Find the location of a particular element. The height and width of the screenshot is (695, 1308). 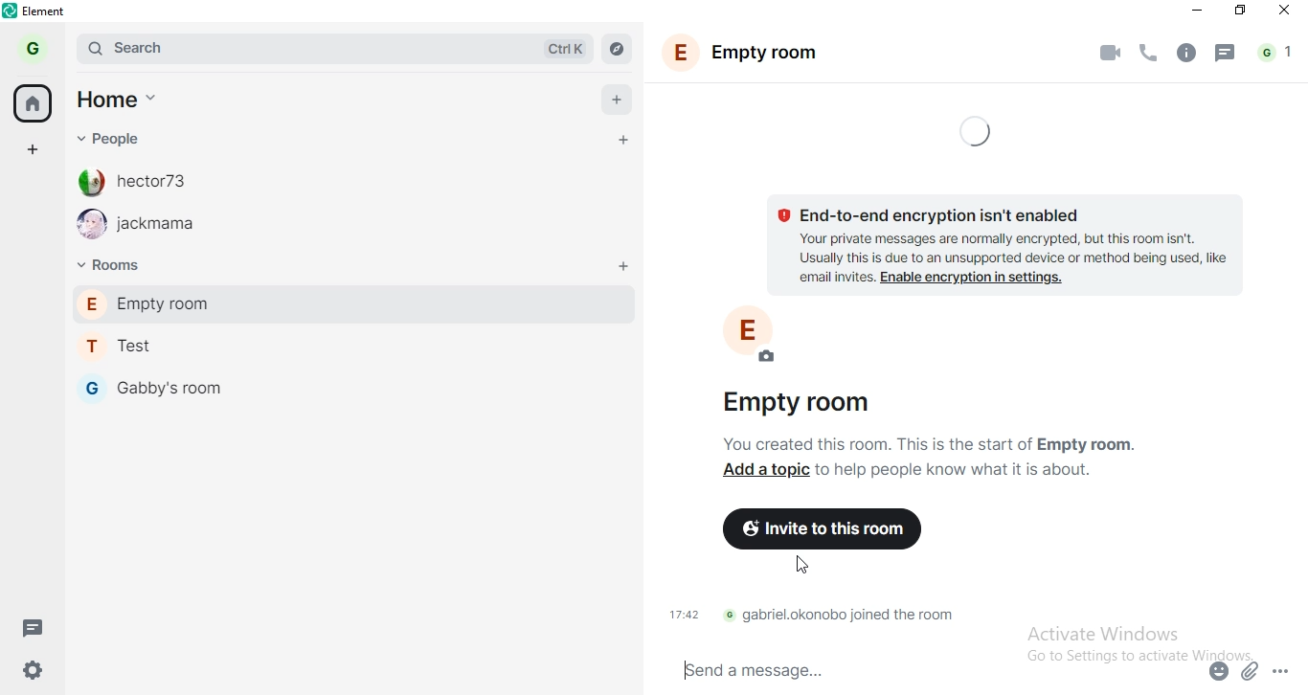

close is located at coordinates (1287, 13).